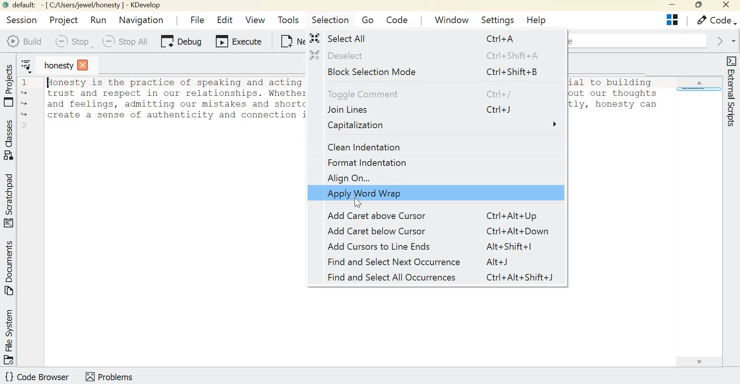 Image resolution: width=740 pixels, height=384 pixels. I want to click on Window, so click(454, 19).